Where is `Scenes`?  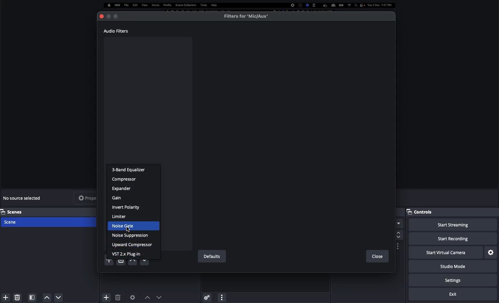
Scenes is located at coordinates (49, 211).